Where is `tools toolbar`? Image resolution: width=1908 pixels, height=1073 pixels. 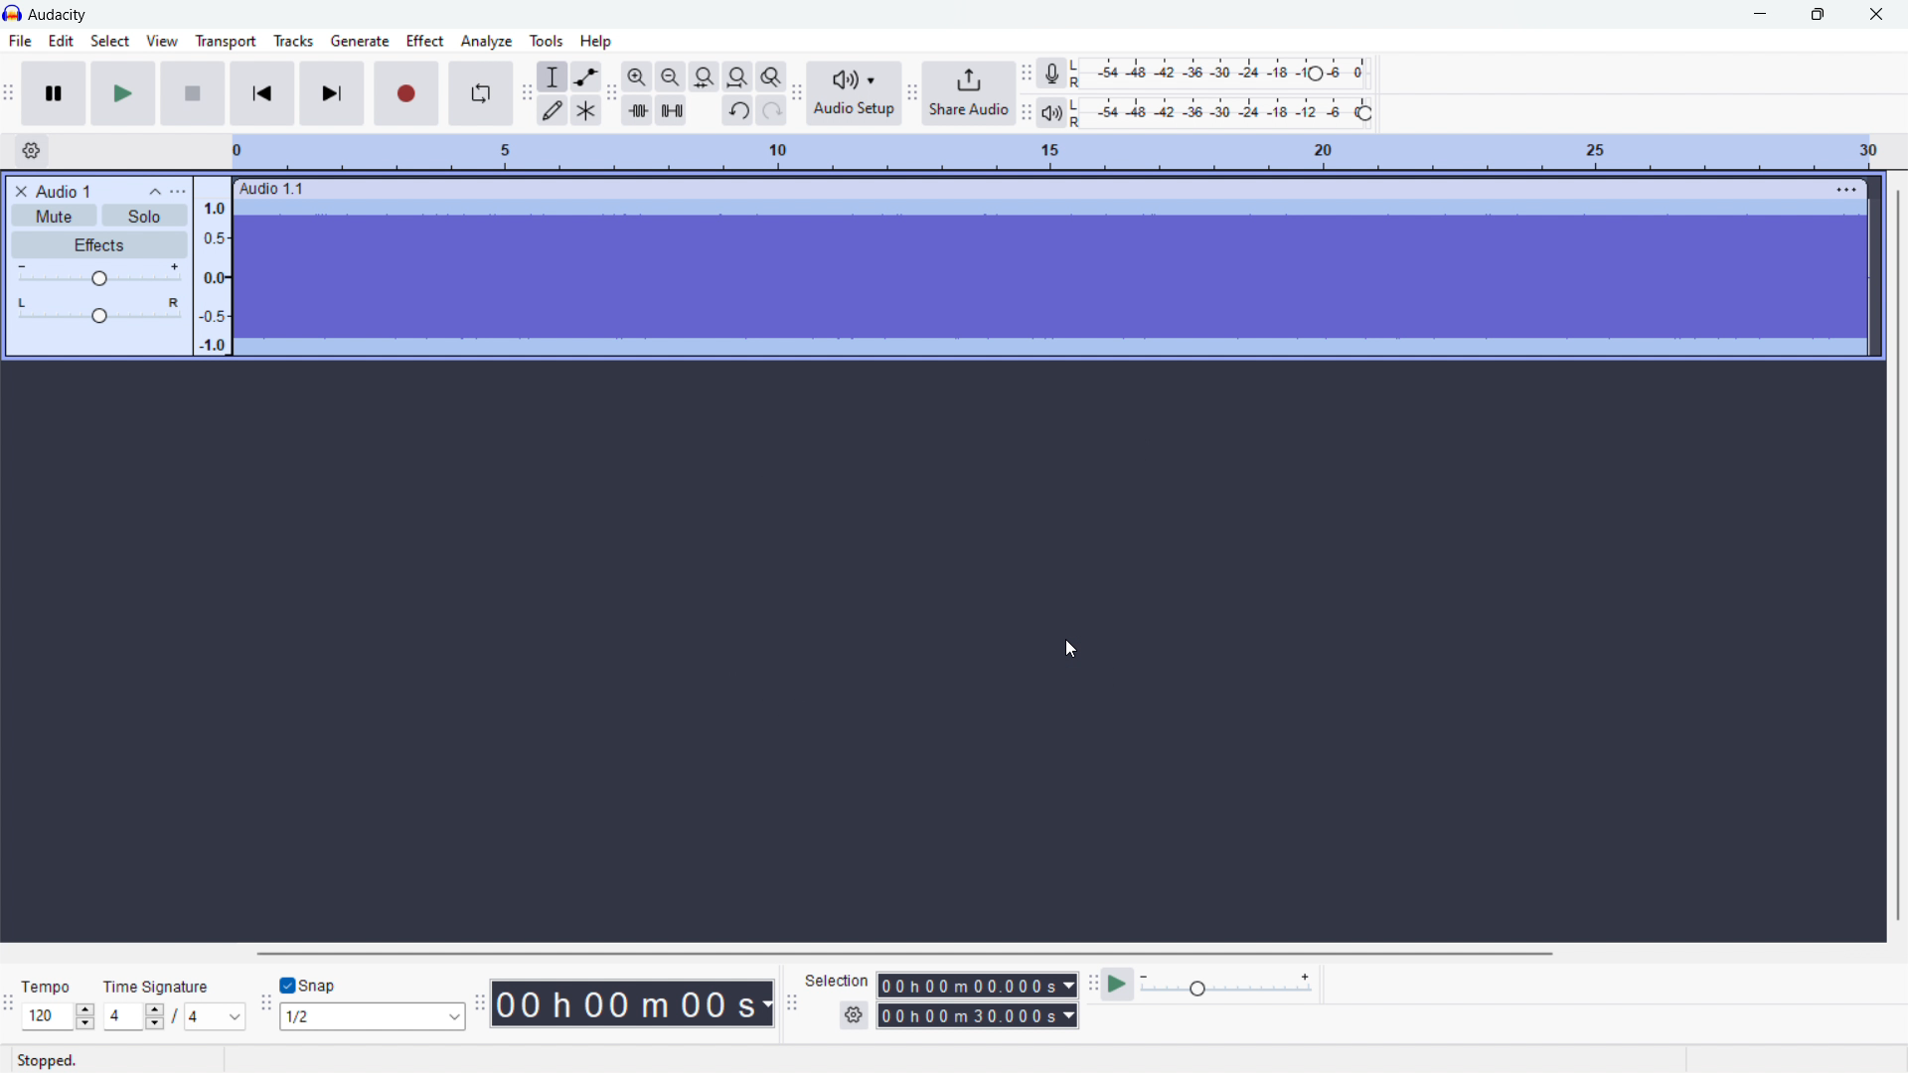
tools toolbar is located at coordinates (527, 96).